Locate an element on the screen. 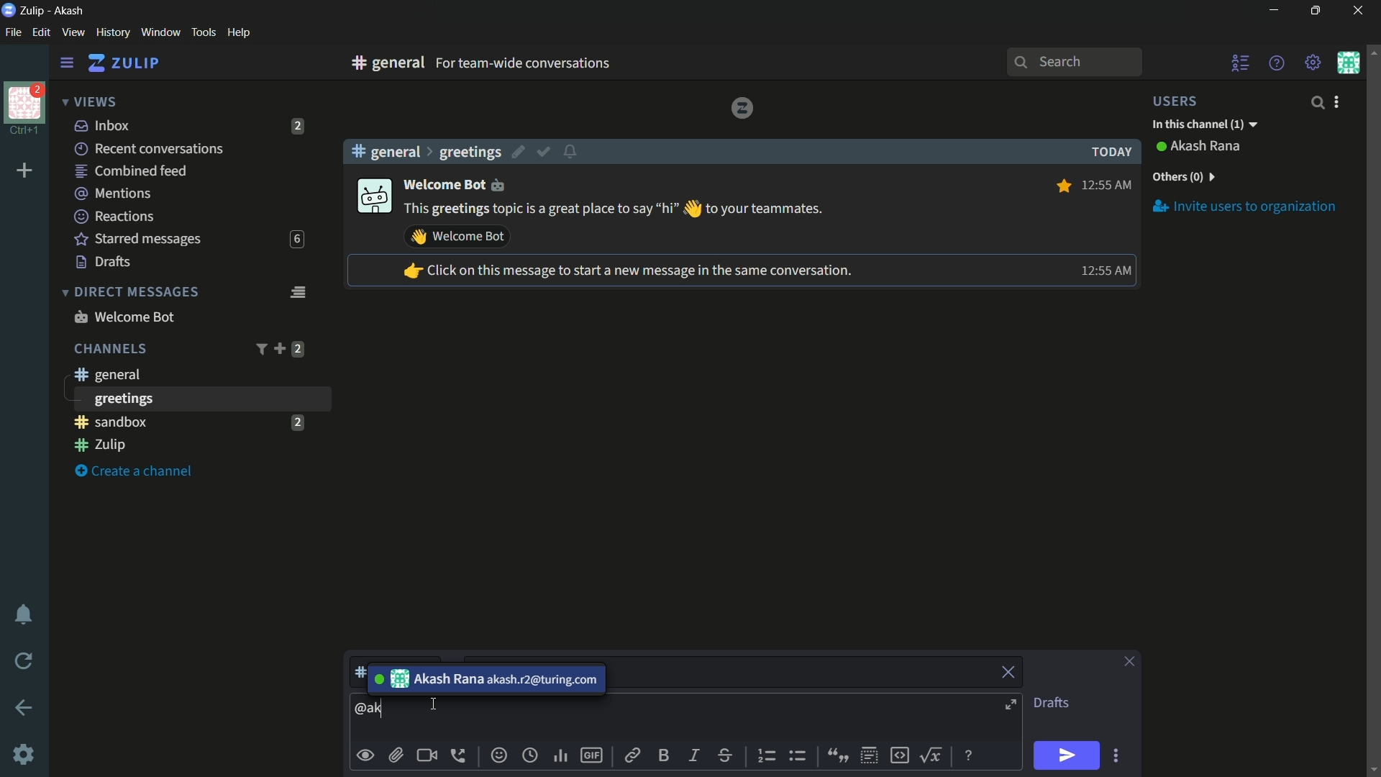 The height and width of the screenshot is (777, 1381). display picture is located at coordinates (373, 197).